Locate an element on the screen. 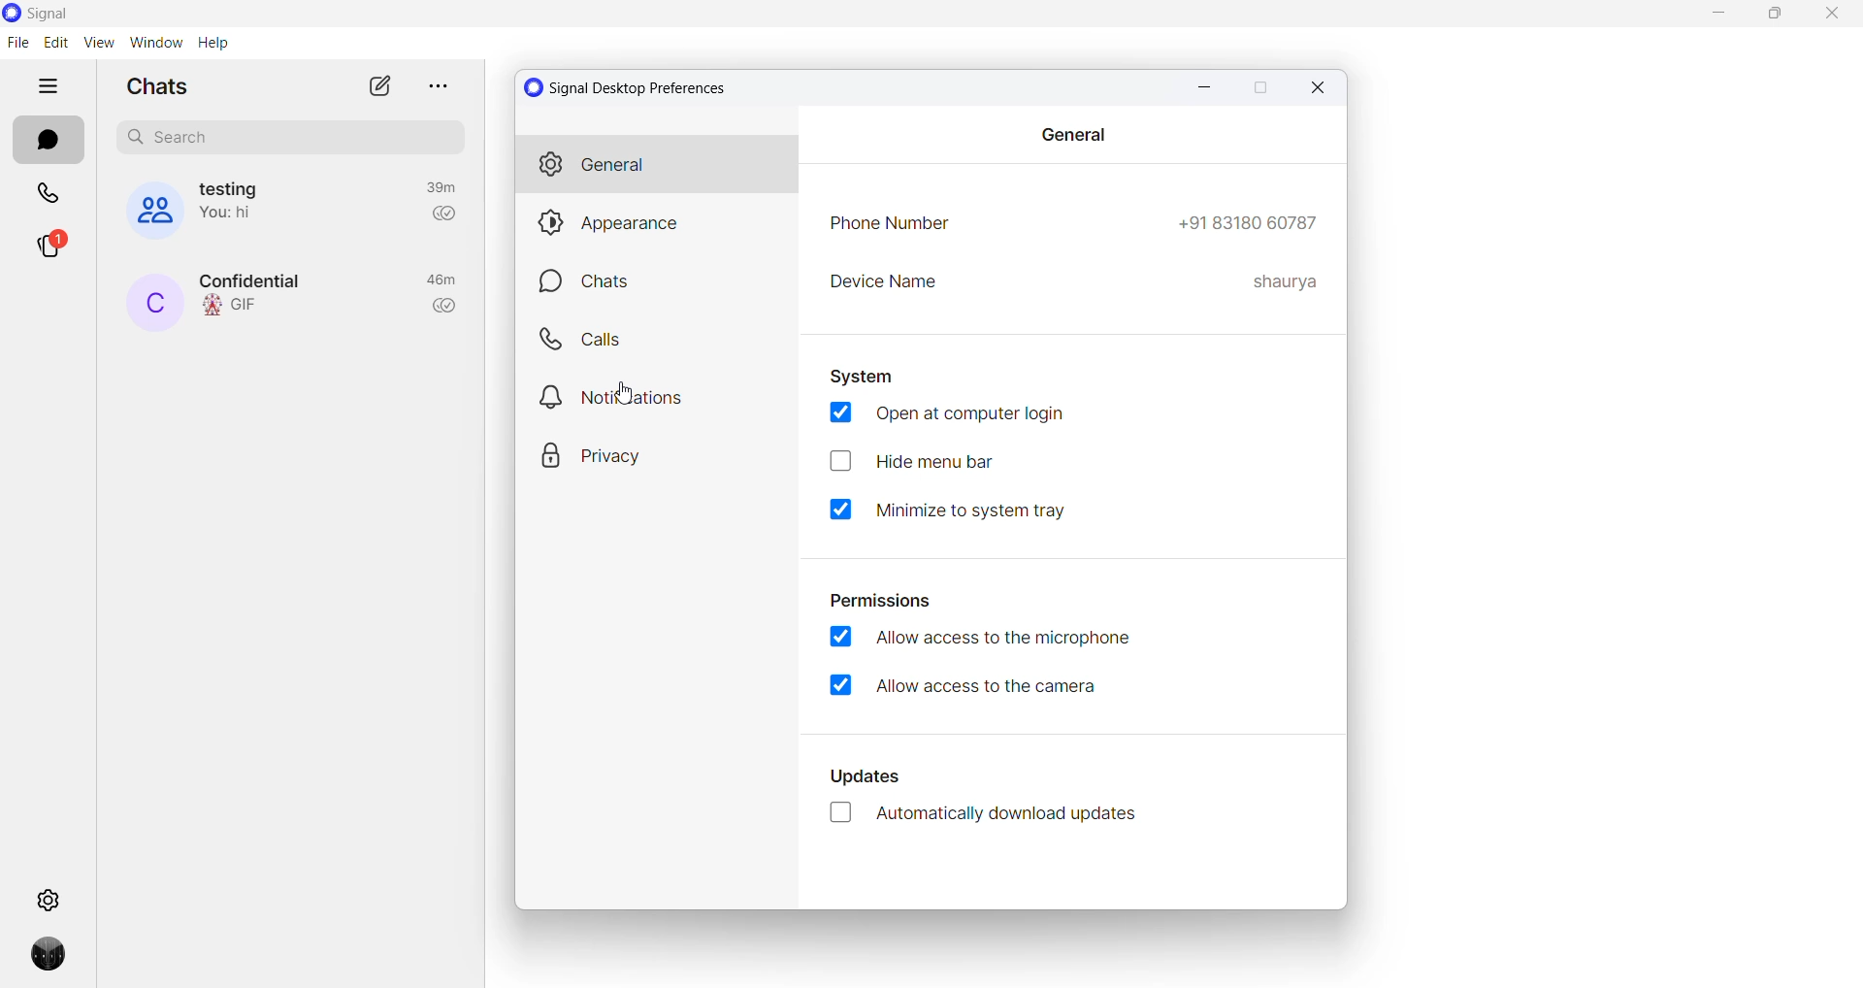 The height and width of the screenshot is (988, 1863). edit is located at coordinates (54, 44).